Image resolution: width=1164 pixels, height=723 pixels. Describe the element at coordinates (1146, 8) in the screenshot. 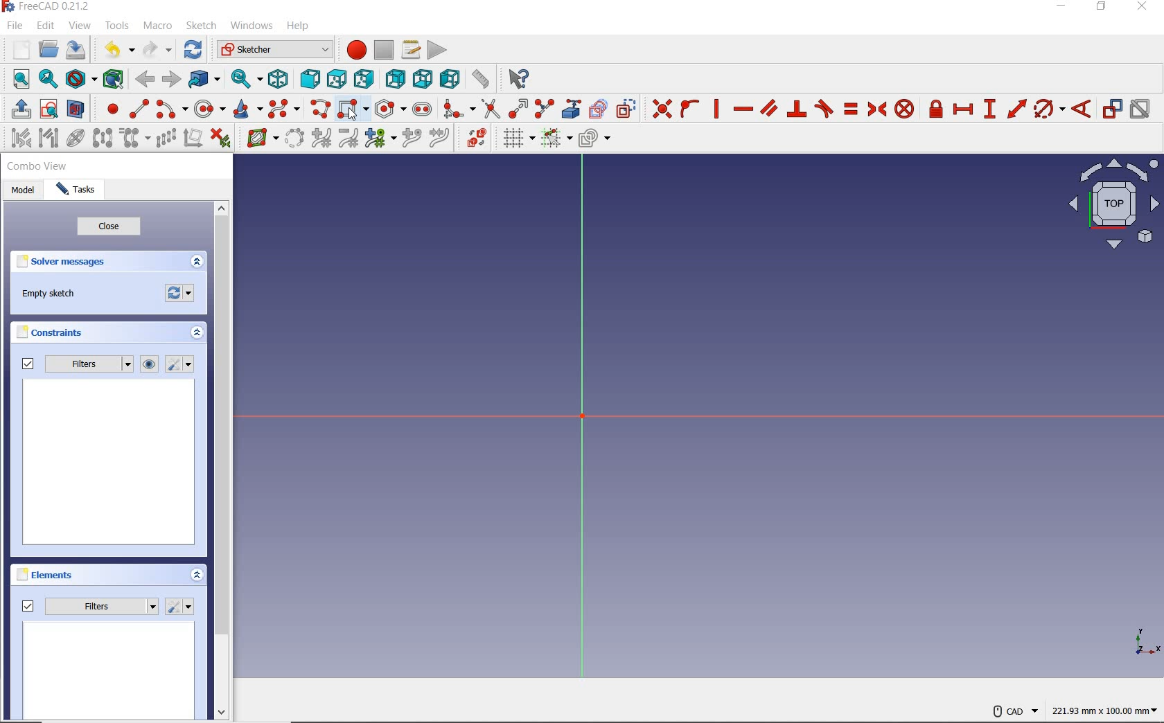

I see `close` at that location.